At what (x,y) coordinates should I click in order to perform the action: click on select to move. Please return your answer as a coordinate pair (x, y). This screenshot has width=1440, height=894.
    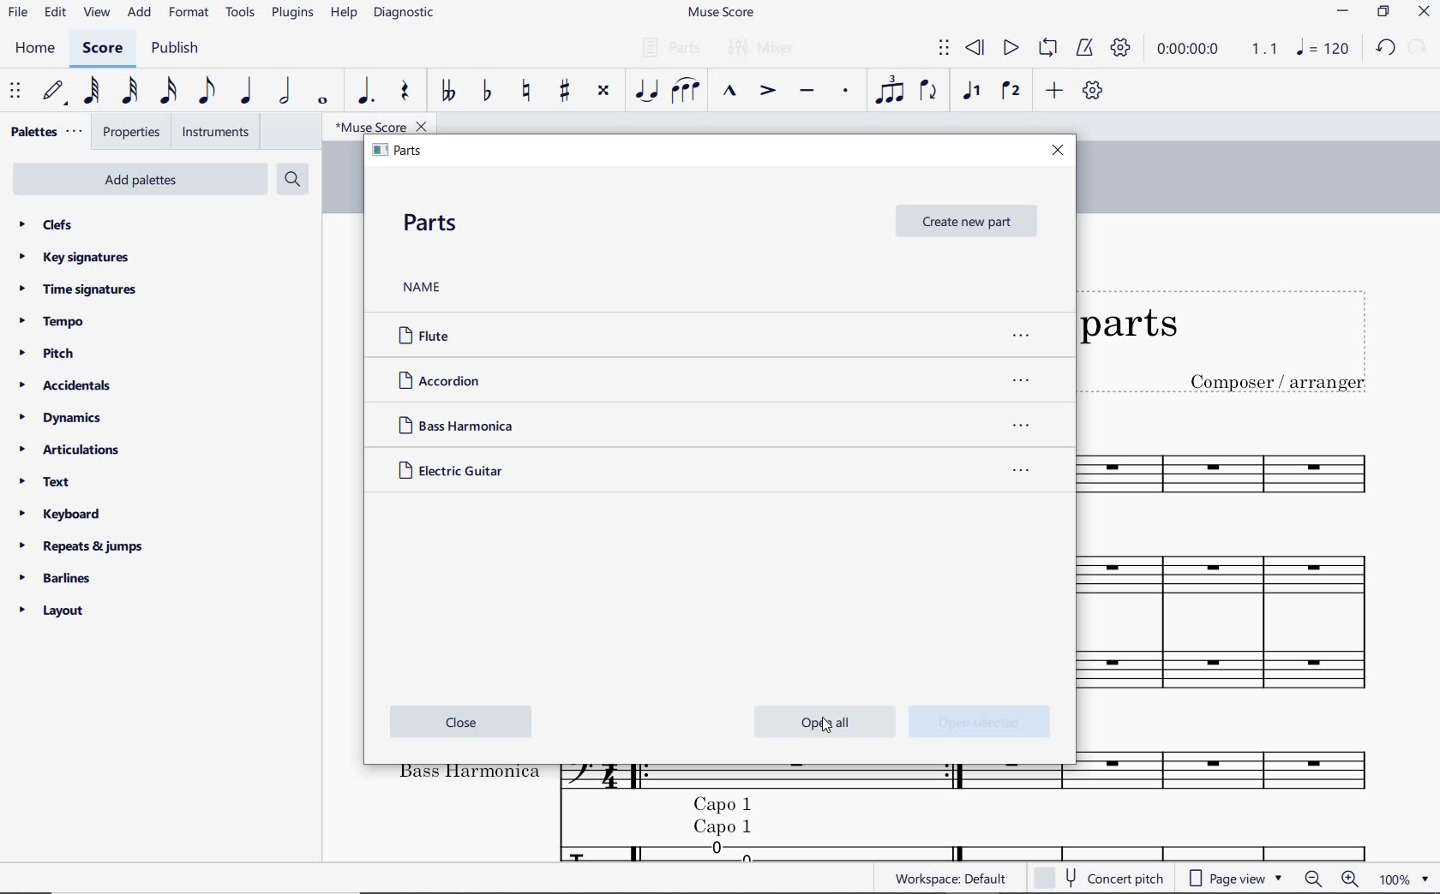
    Looking at the image, I should click on (14, 90).